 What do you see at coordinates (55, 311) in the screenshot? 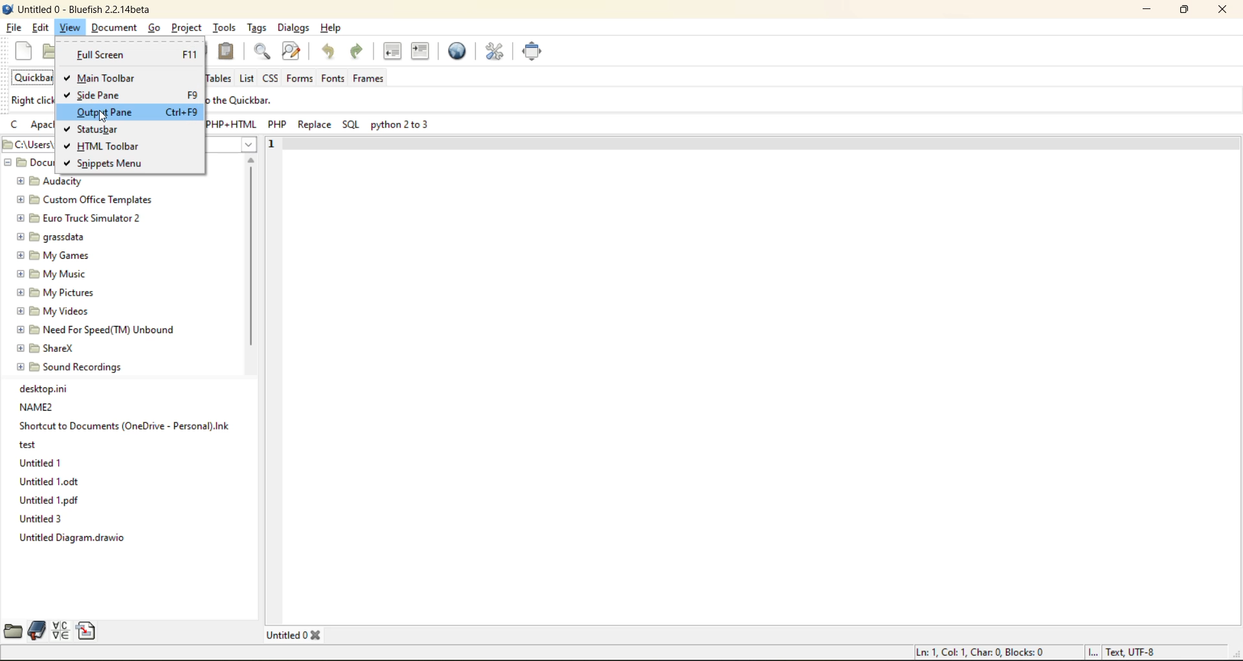
I see `My Videos` at bounding box center [55, 311].